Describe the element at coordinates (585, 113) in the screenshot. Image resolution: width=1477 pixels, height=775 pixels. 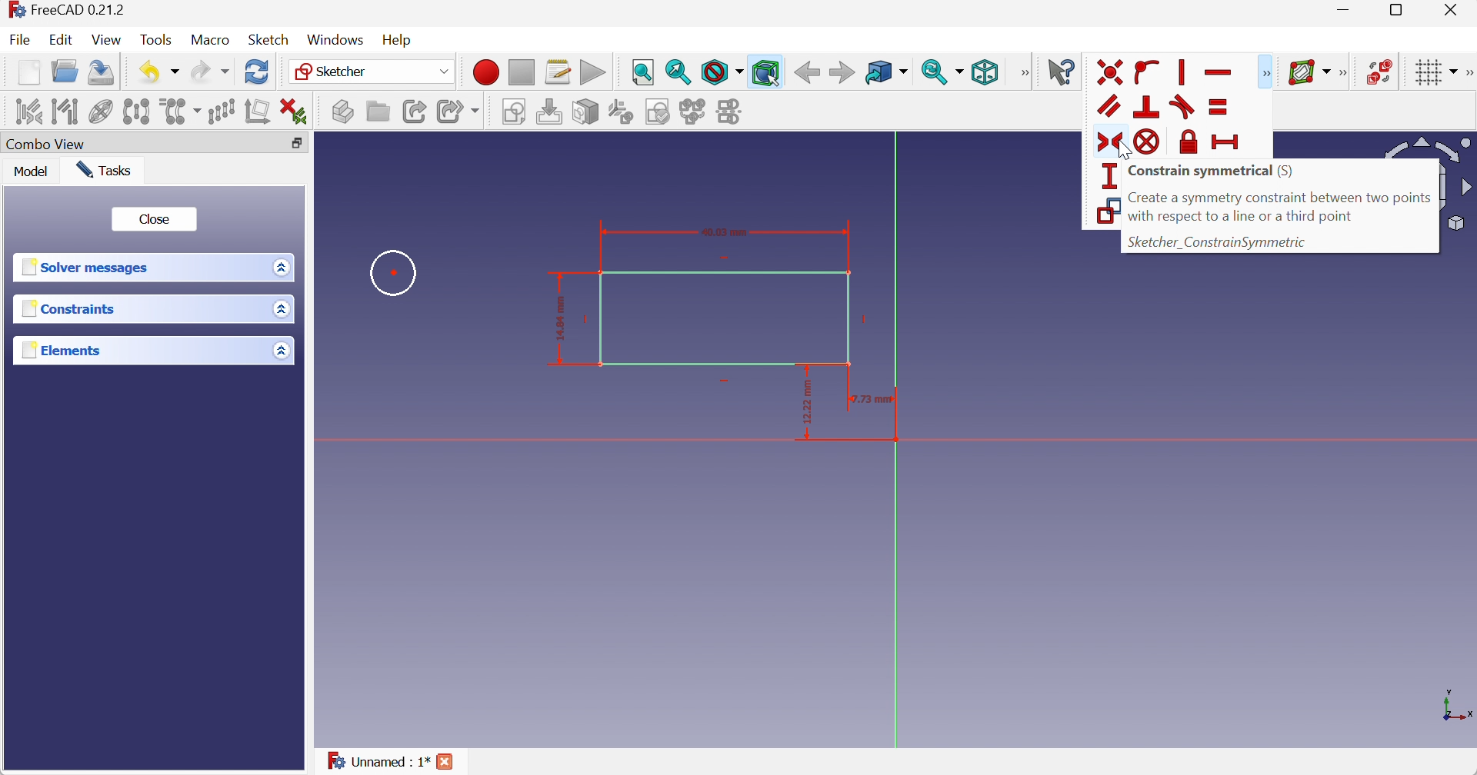
I see `Map sketch to face...` at that location.